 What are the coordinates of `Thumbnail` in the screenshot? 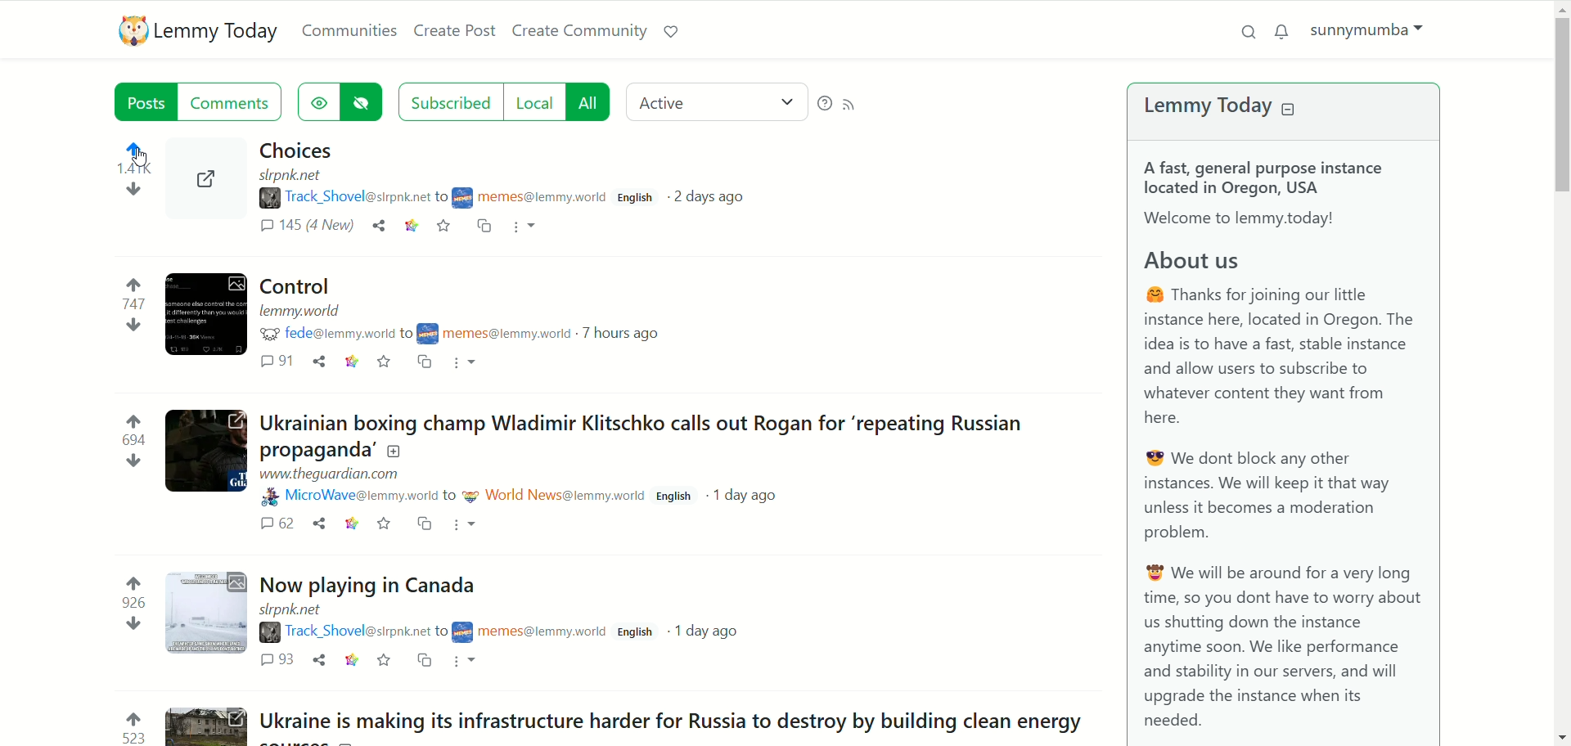 It's located at (209, 191).